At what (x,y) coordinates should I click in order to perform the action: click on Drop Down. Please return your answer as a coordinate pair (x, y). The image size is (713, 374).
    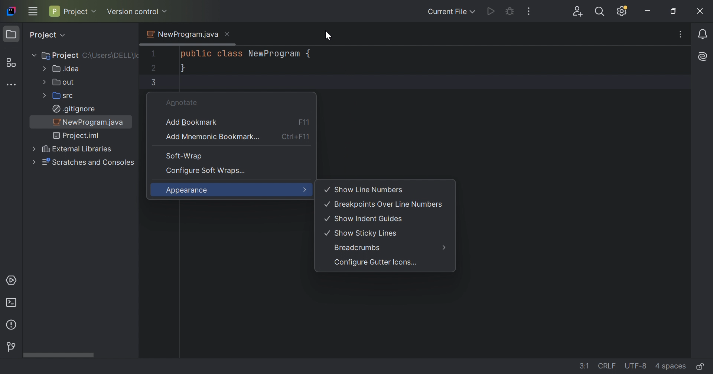
    Looking at the image, I should click on (65, 36).